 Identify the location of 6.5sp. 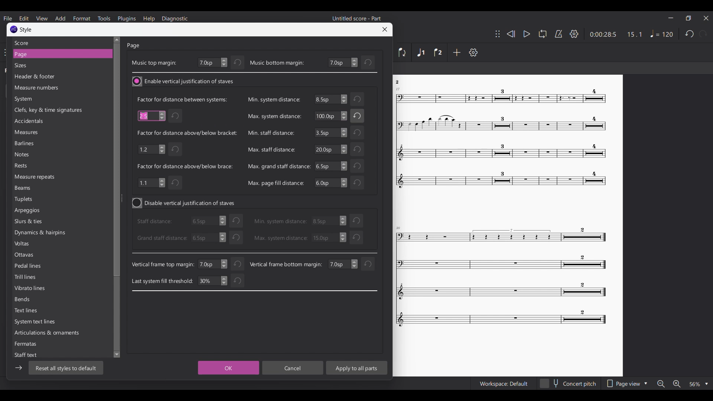
(331, 99).